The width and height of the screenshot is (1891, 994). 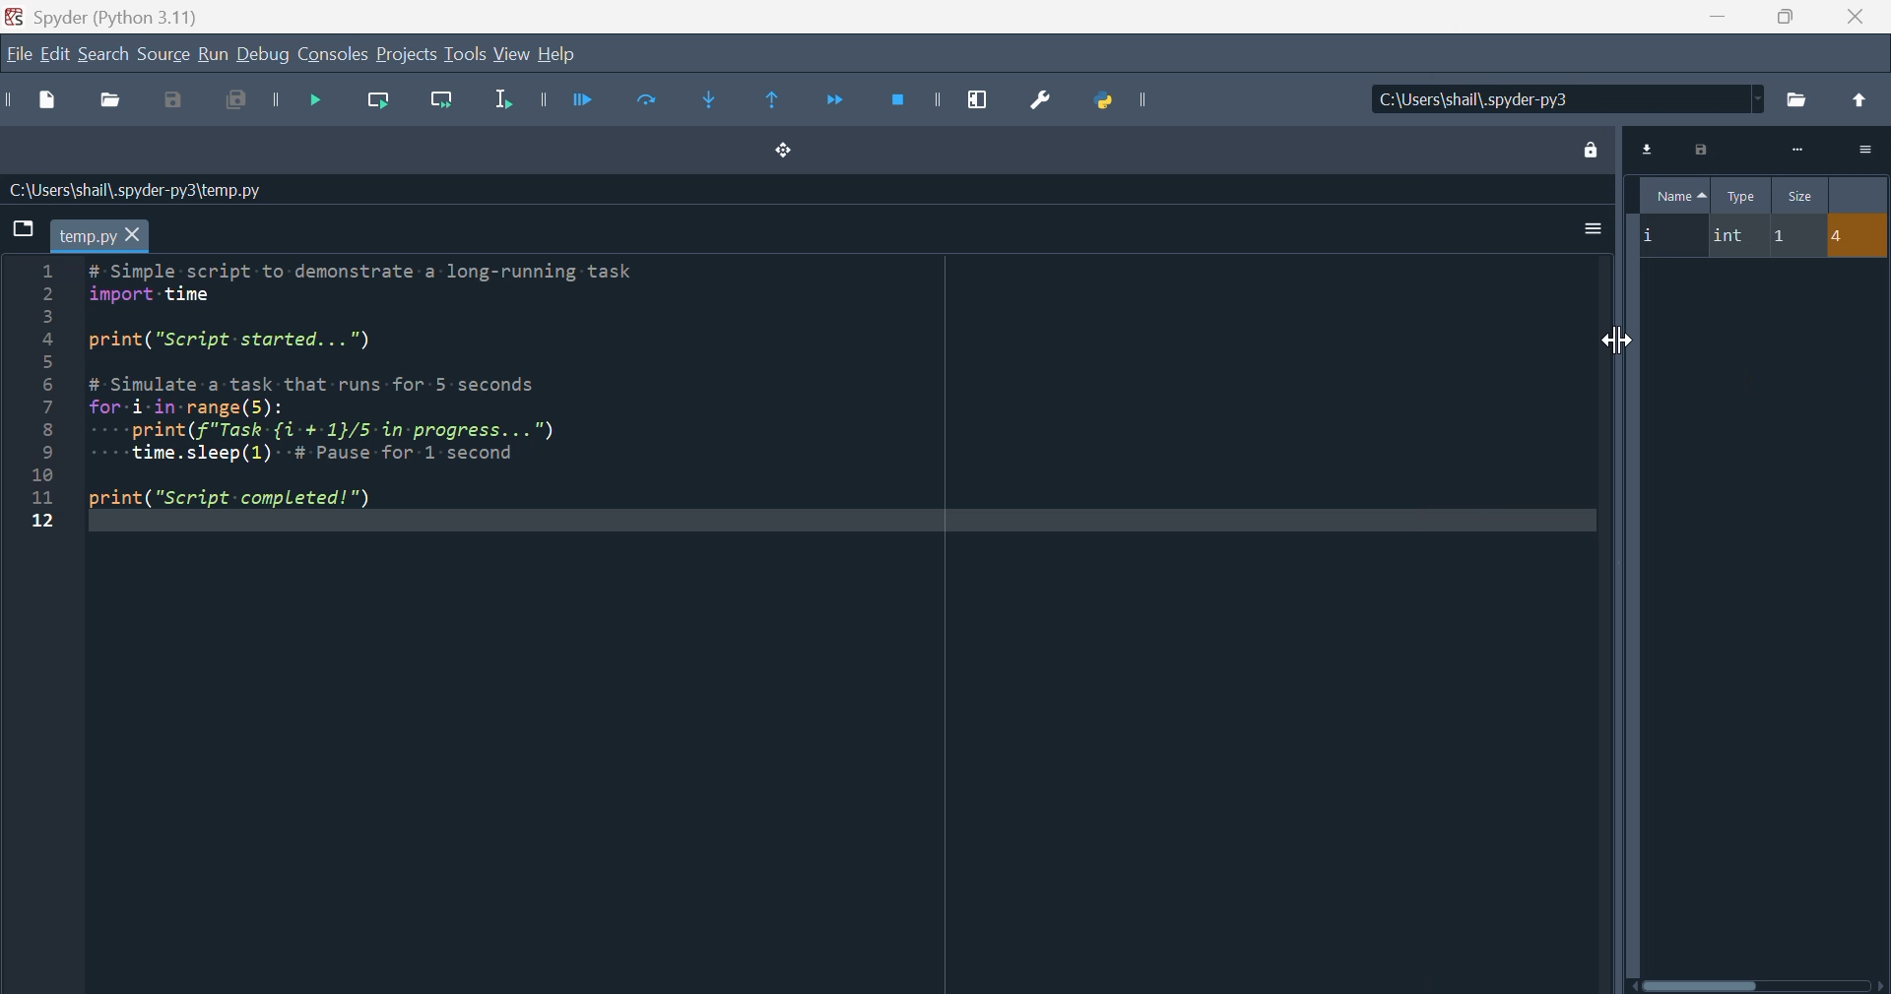 I want to click on C:\Users\shail\.spyder-py3, so click(x=1567, y=100).